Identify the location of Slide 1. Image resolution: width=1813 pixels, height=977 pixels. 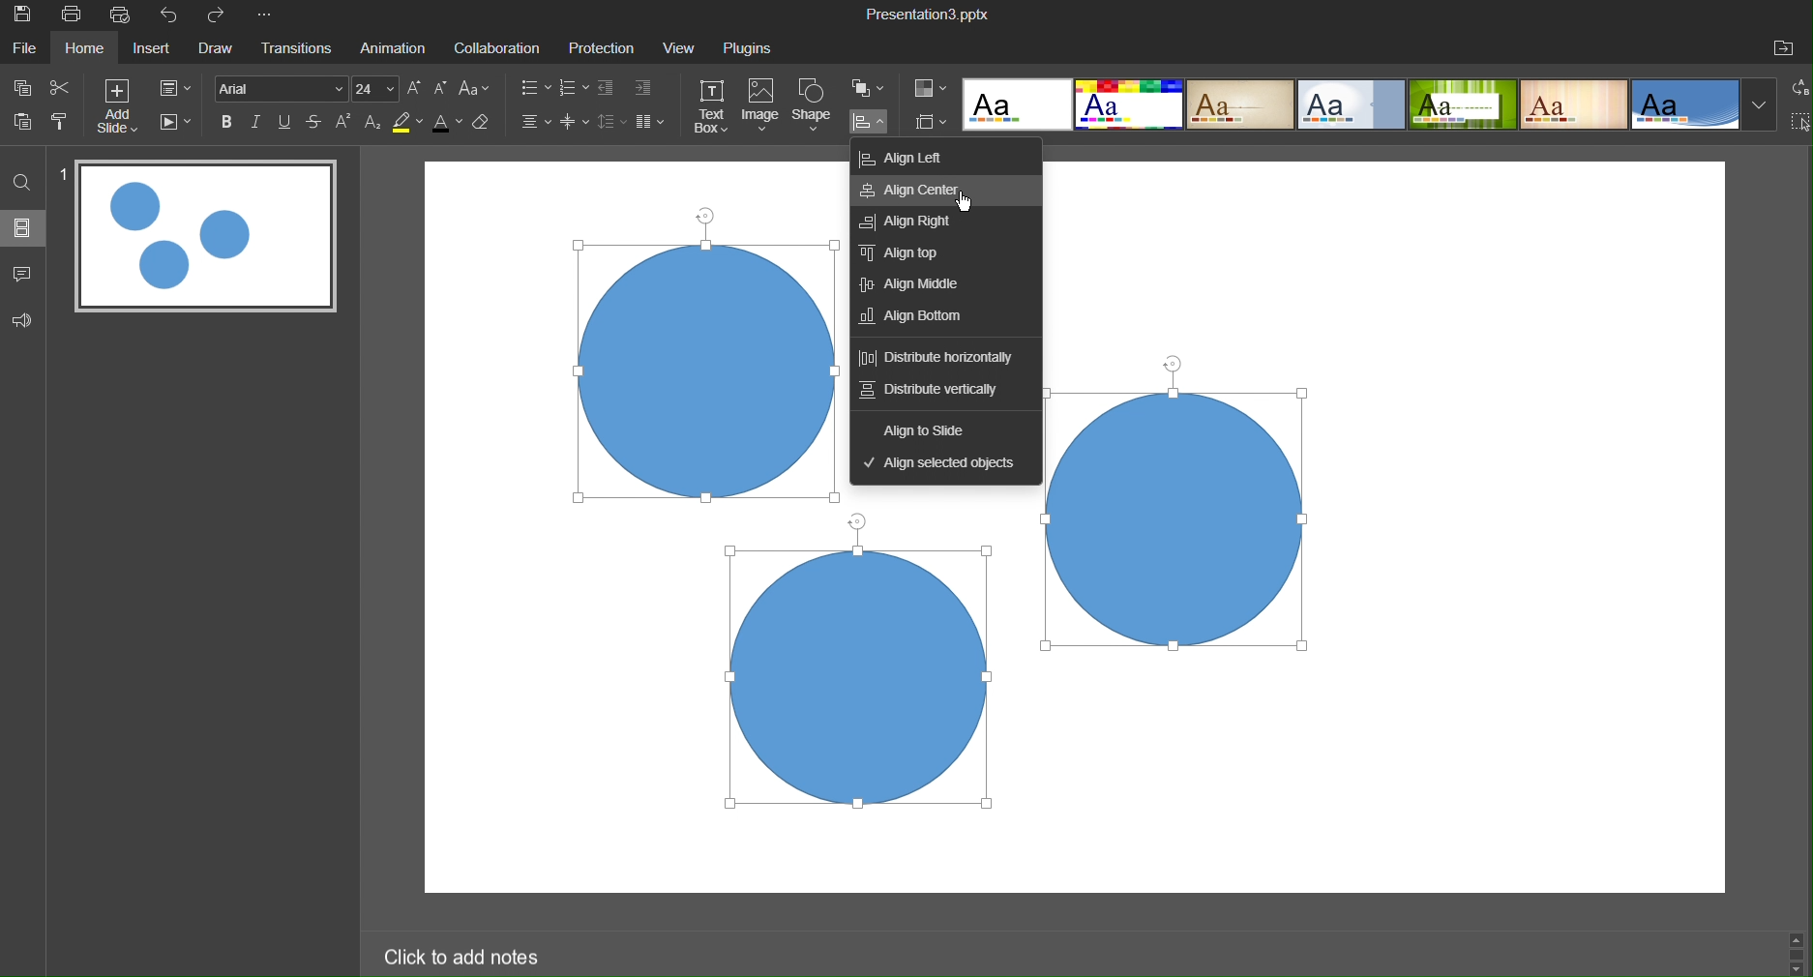
(206, 240).